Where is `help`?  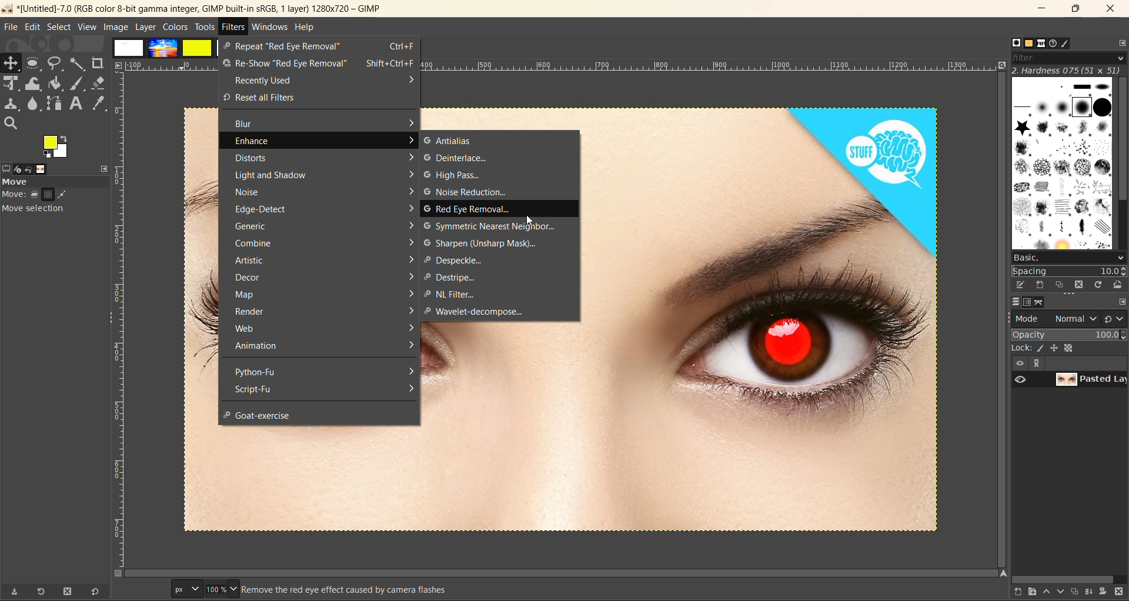 help is located at coordinates (306, 27).